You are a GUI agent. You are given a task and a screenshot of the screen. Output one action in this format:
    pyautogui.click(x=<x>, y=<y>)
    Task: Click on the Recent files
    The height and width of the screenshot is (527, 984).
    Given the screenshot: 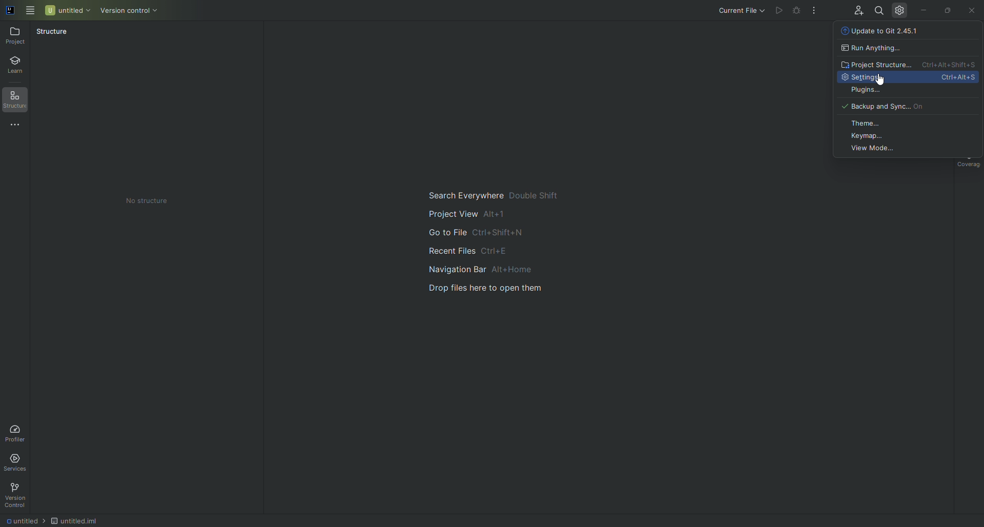 What is the action you would take?
    pyautogui.click(x=499, y=252)
    